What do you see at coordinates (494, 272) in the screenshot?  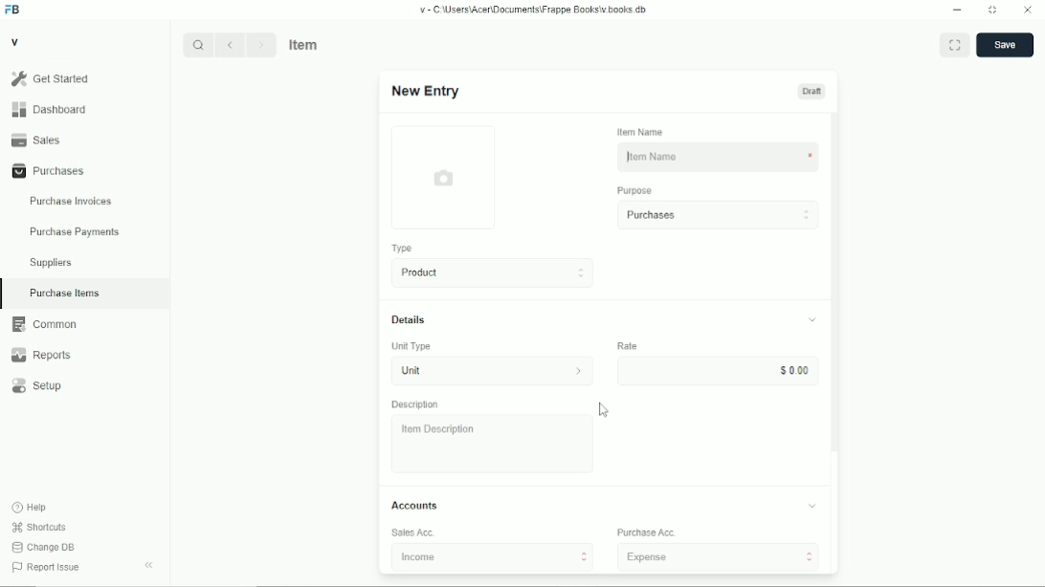 I see `product` at bounding box center [494, 272].